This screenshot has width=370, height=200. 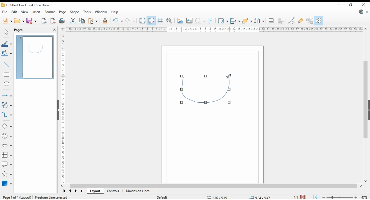 I want to click on shape, so click(x=74, y=12).